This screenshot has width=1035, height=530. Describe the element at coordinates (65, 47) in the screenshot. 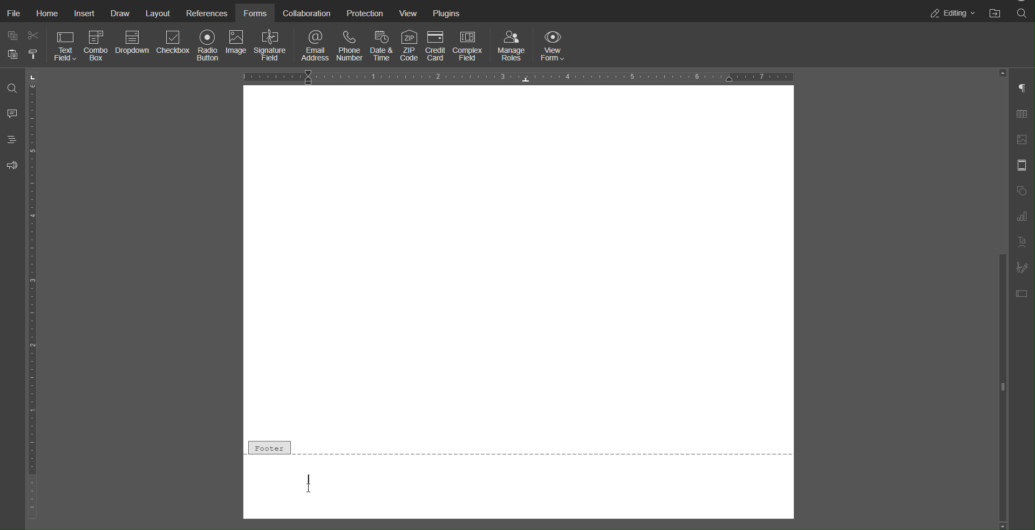

I see `Text Field` at that location.